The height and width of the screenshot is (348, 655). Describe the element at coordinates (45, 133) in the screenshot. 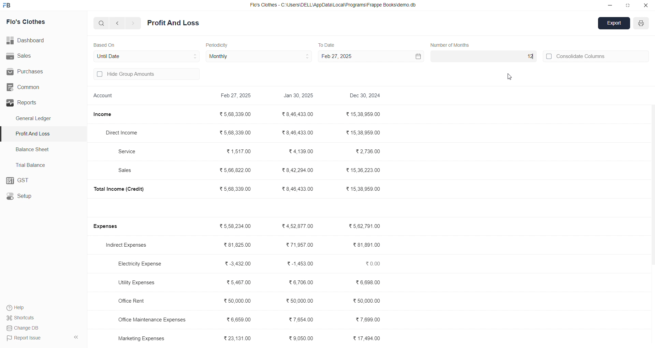

I see `Profit And Loss` at that location.